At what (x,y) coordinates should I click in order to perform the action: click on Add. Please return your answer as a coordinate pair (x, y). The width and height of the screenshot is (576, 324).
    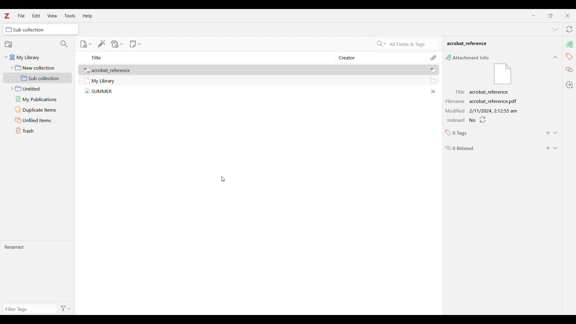
    Looking at the image, I should click on (548, 148).